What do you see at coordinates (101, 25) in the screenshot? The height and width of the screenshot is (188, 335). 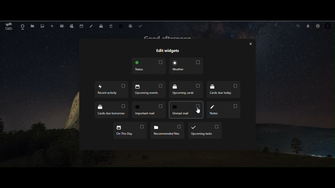 I see `deck` at bounding box center [101, 25].